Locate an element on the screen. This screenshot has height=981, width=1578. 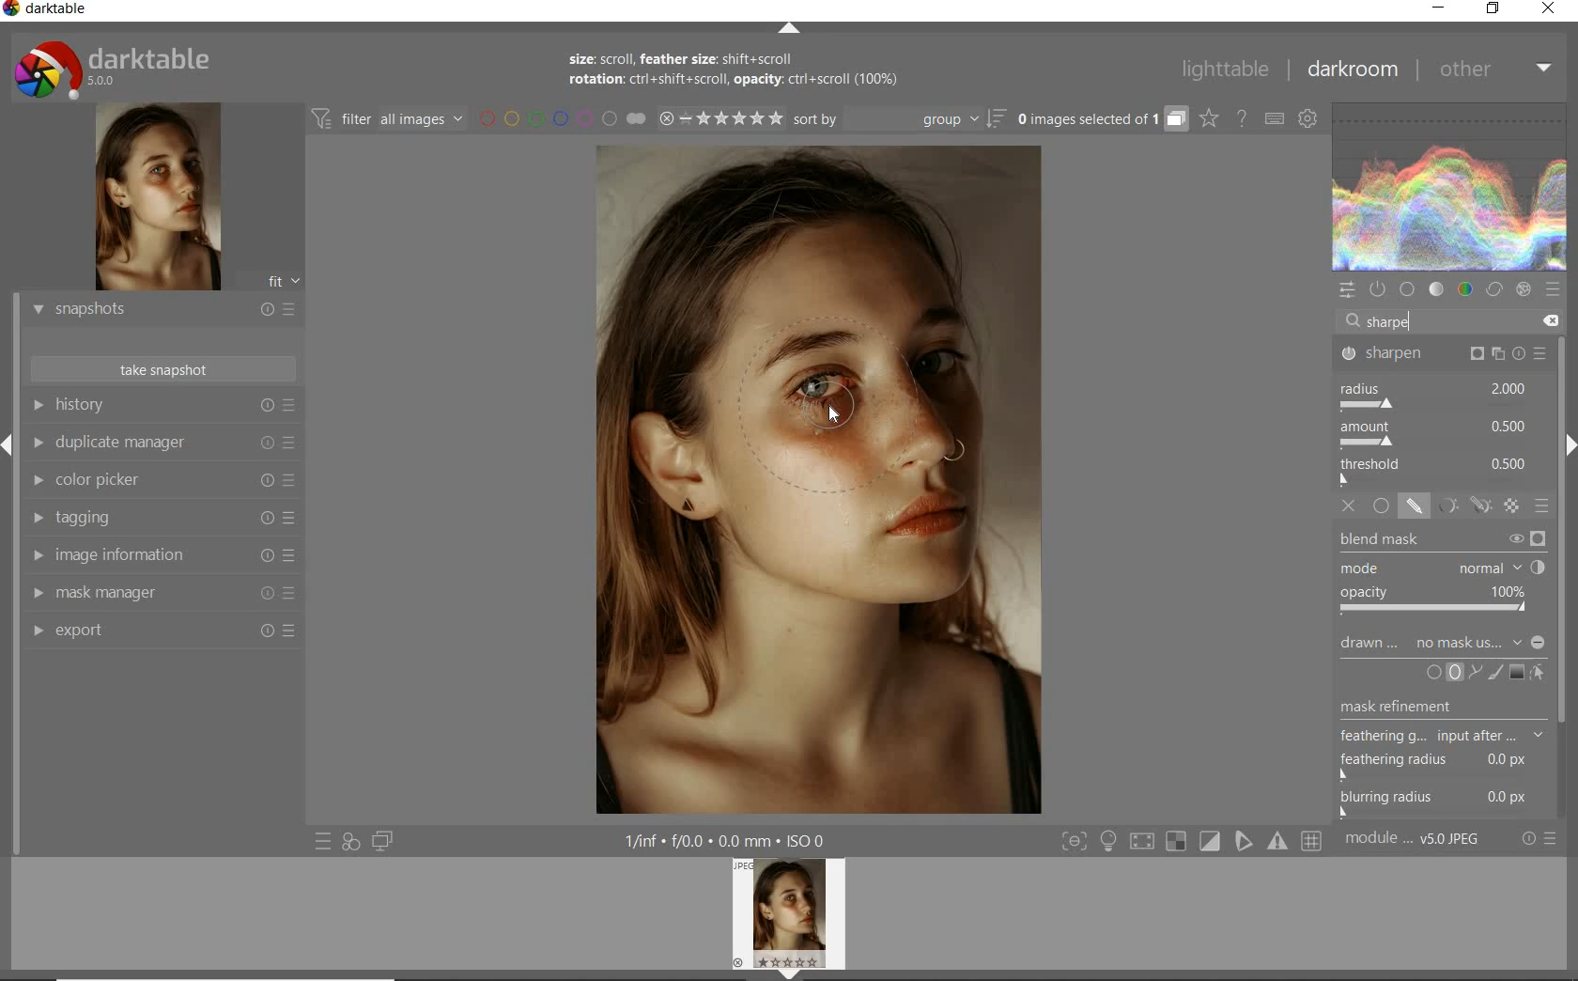
MASK REFINEMENT is located at coordinates (1450, 707).